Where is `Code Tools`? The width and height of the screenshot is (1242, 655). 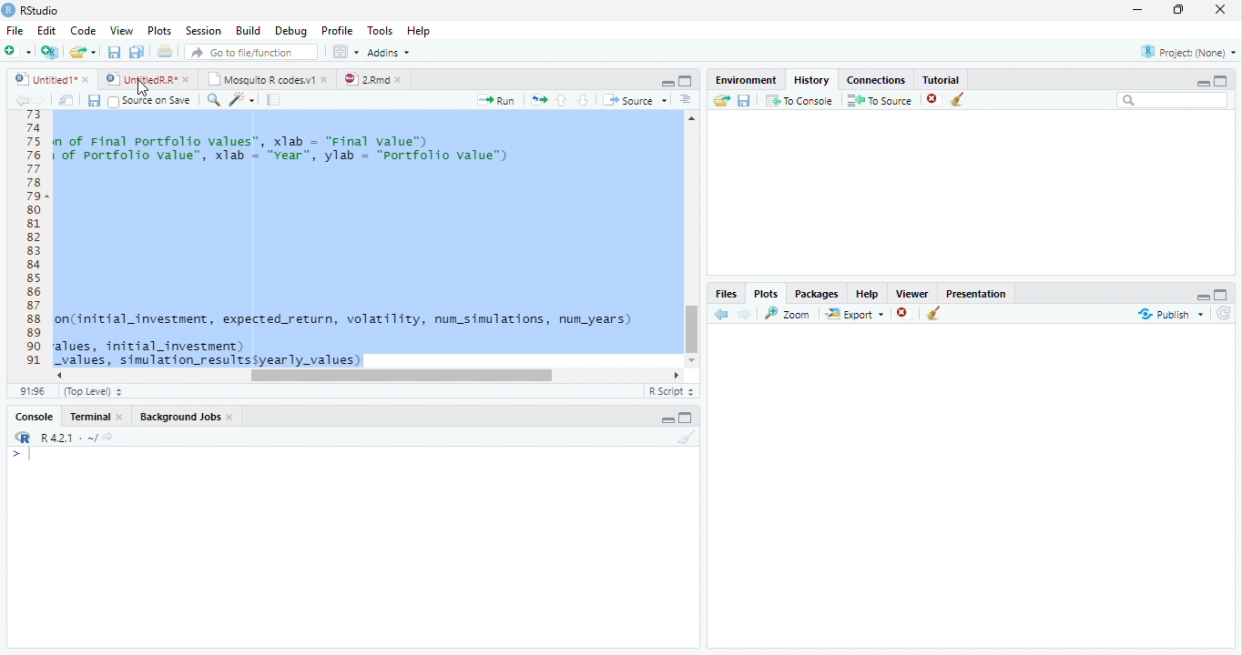 Code Tools is located at coordinates (242, 100).